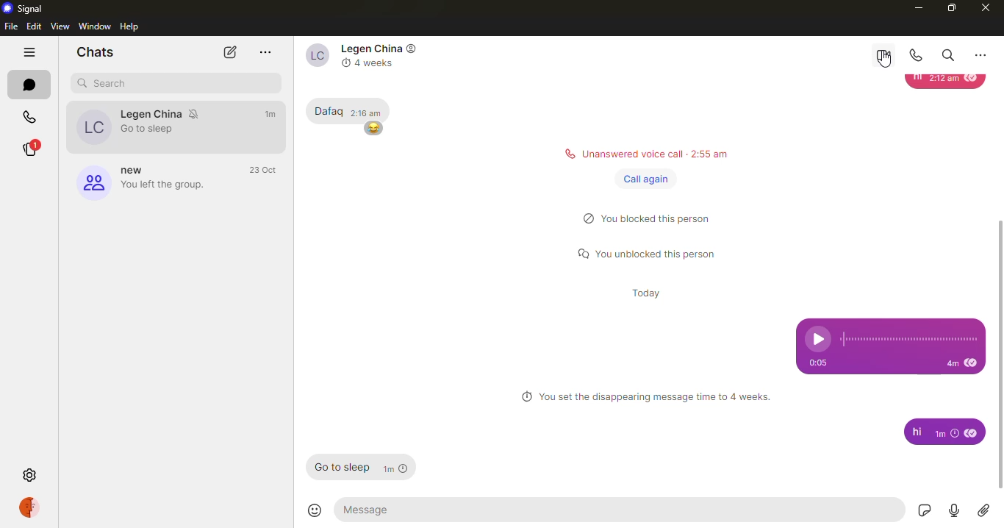  What do you see at coordinates (656, 396) in the screenshot?
I see `You set the disappearing message time to 4 weeks.` at bounding box center [656, 396].